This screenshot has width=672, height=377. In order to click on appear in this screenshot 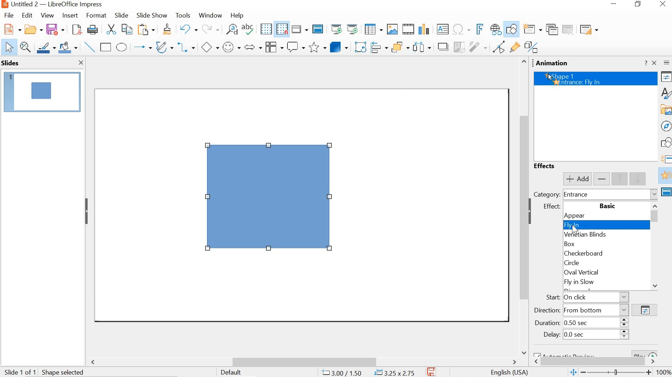, I will do `click(606, 216)`.